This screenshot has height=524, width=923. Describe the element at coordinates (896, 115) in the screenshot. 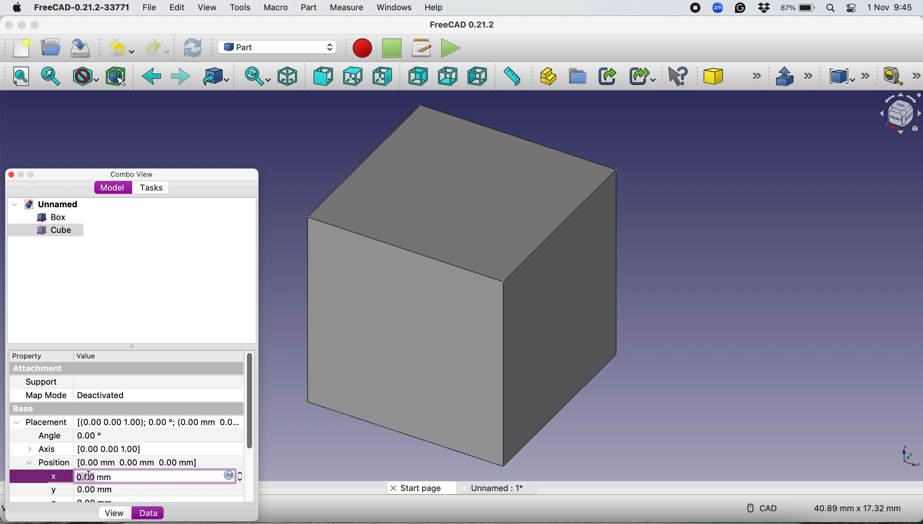

I see `Object interface` at that location.